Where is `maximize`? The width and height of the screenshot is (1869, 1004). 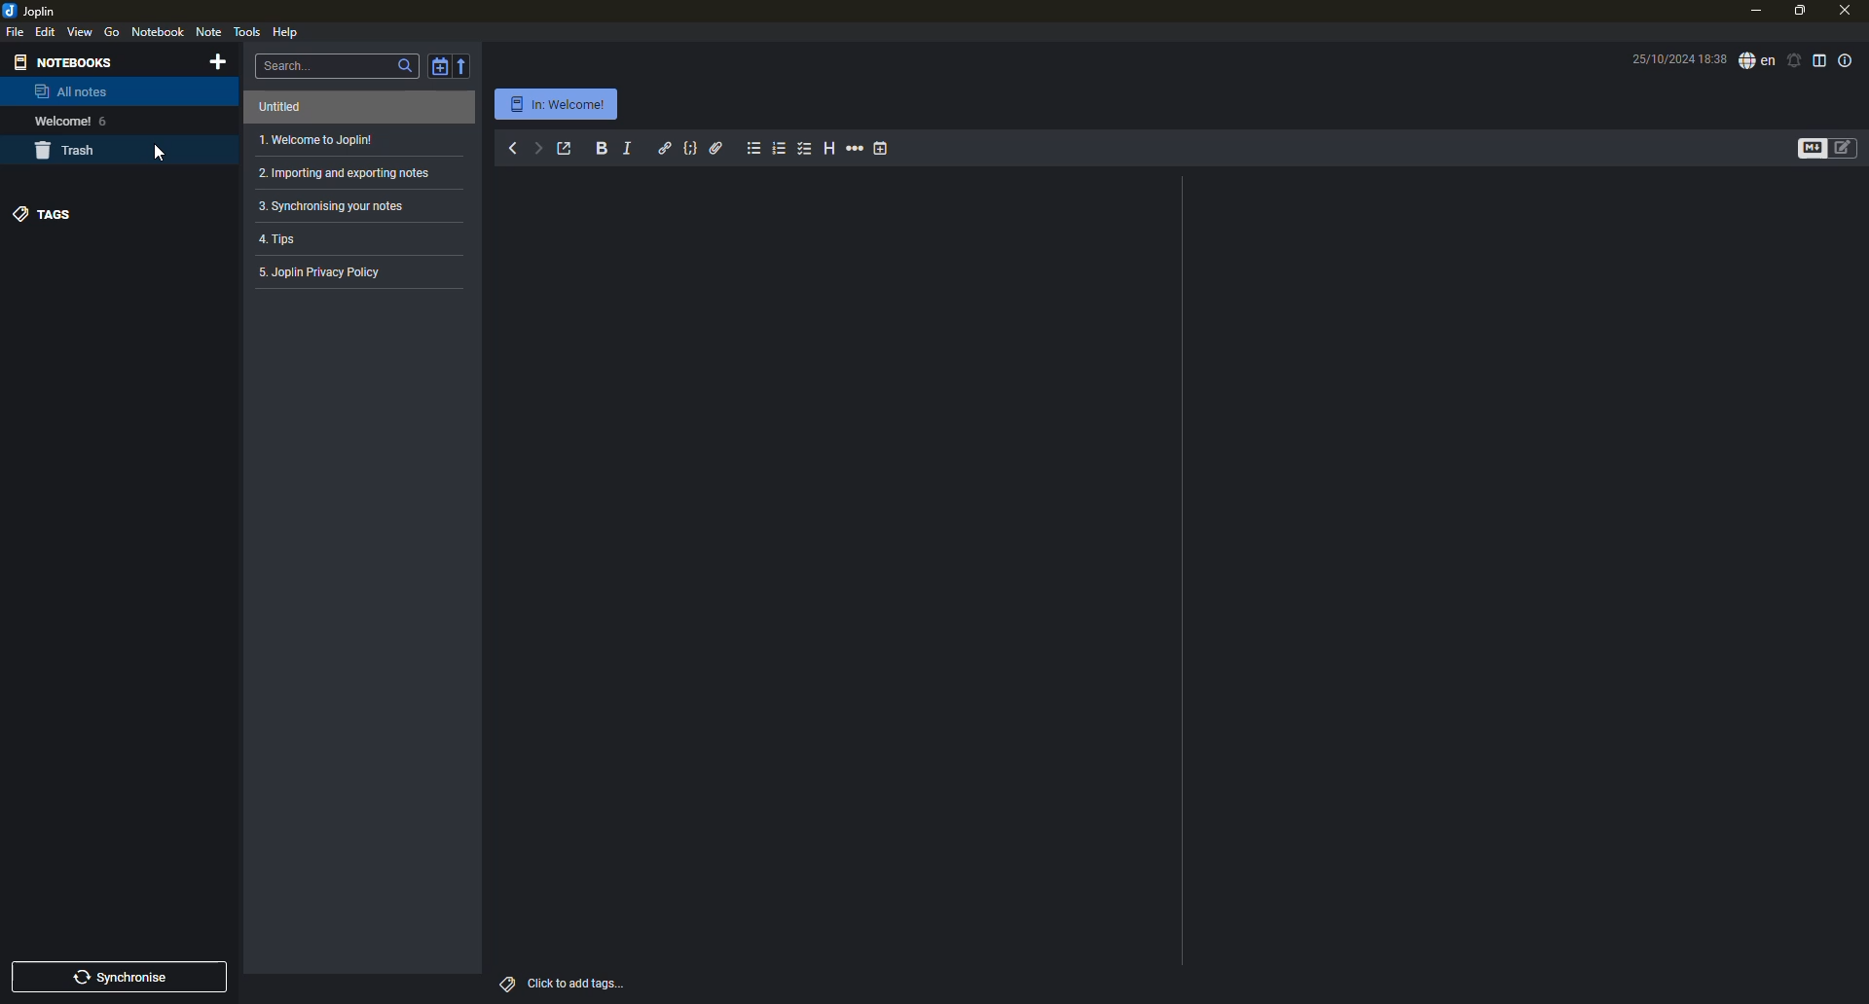
maximize is located at coordinates (1797, 12).